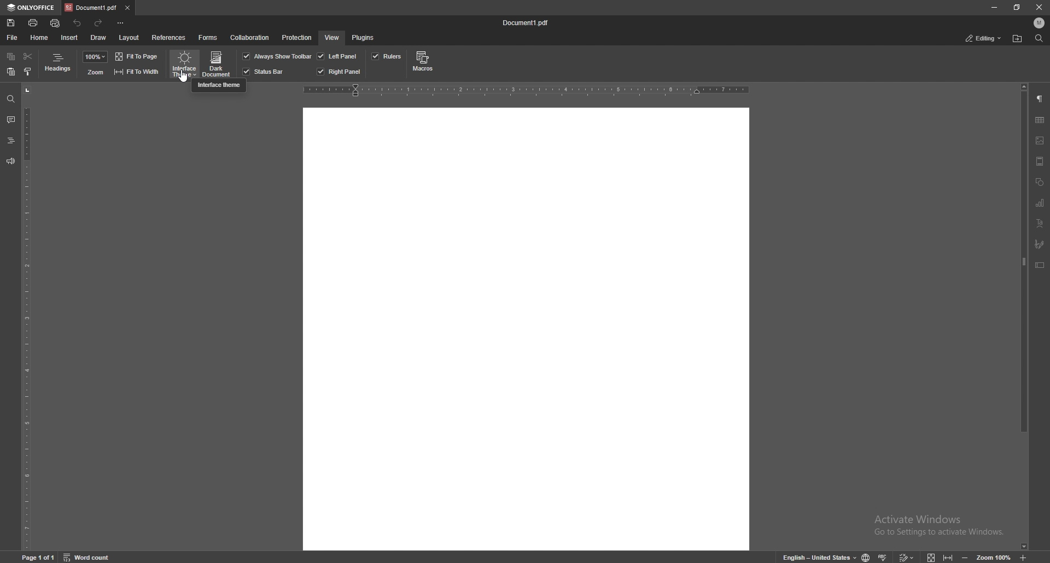 The height and width of the screenshot is (563, 1050). What do you see at coordinates (169, 38) in the screenshot?
I see `references` at bounding box center [169, 38].